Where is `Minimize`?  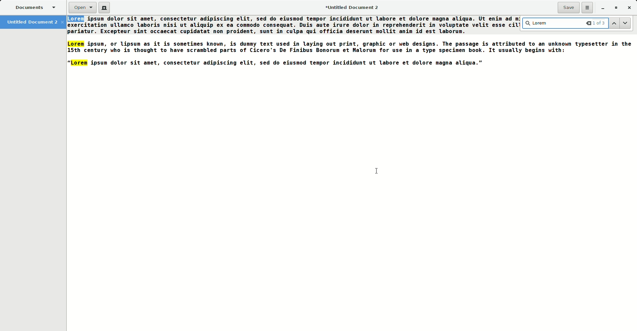
Minimize is located at coordinates (602, 8).